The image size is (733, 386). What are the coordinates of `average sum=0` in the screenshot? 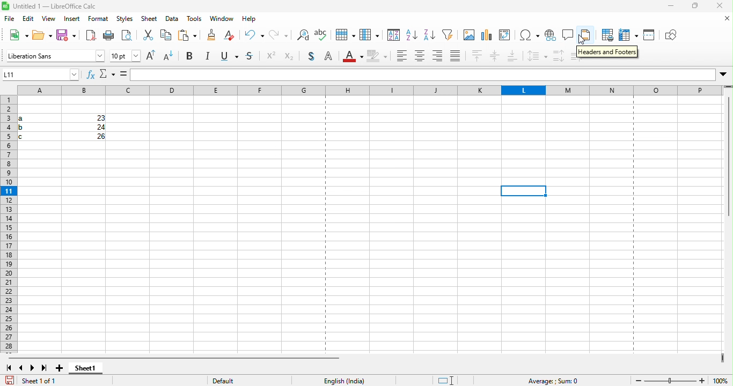 It's located at (551, 380).